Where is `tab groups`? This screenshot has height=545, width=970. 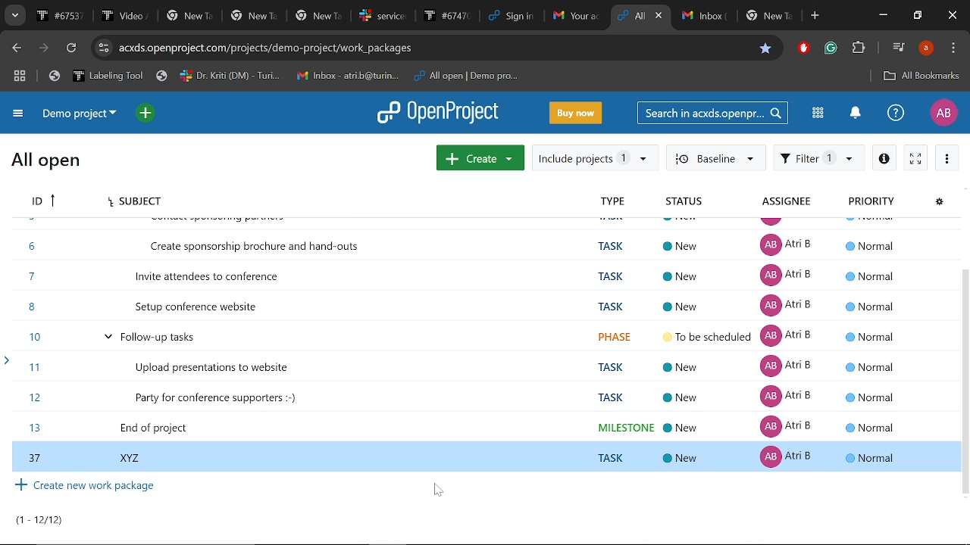
tab groups is located at coordinates (18, 76).